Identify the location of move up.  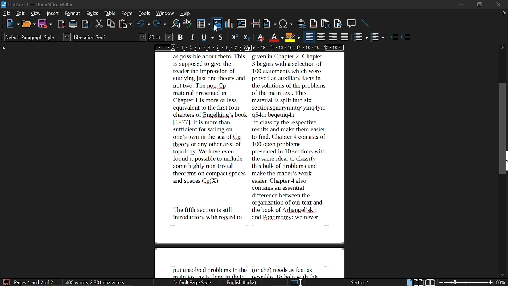
(502, 48).